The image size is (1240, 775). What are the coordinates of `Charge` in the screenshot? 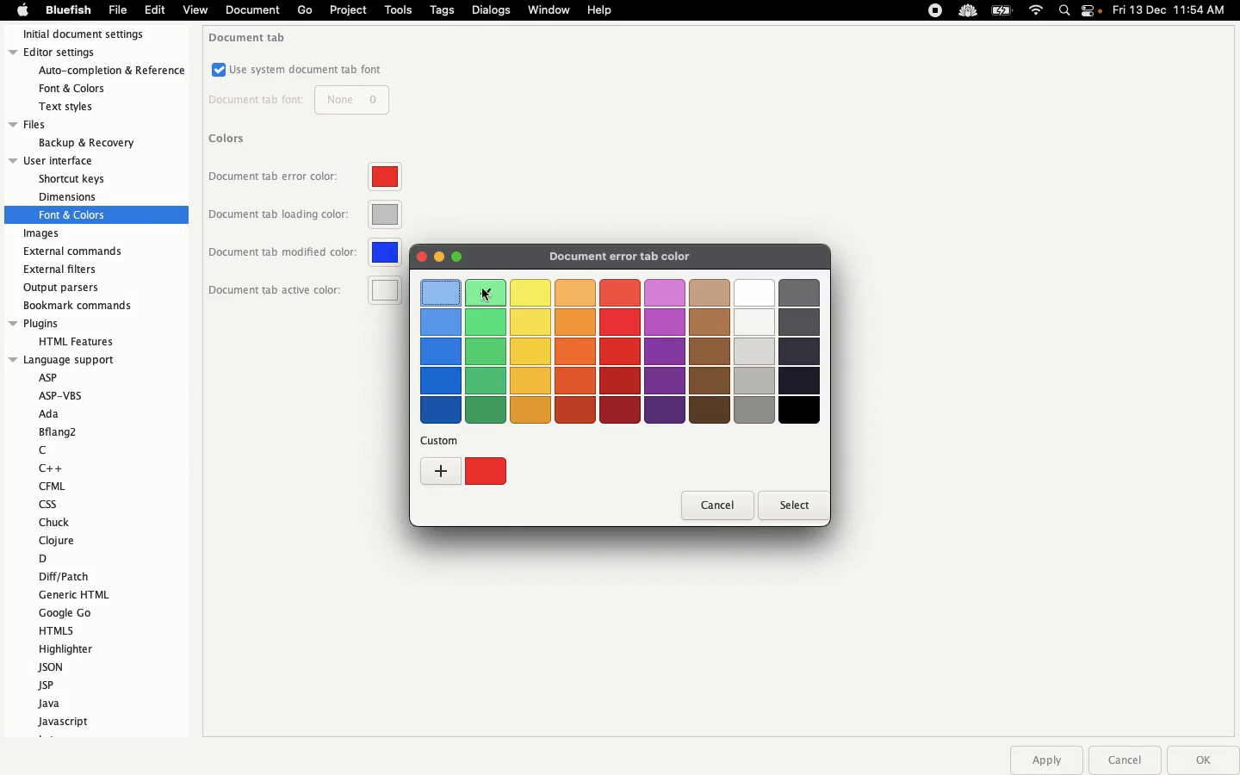 It's located at (1001, 12).